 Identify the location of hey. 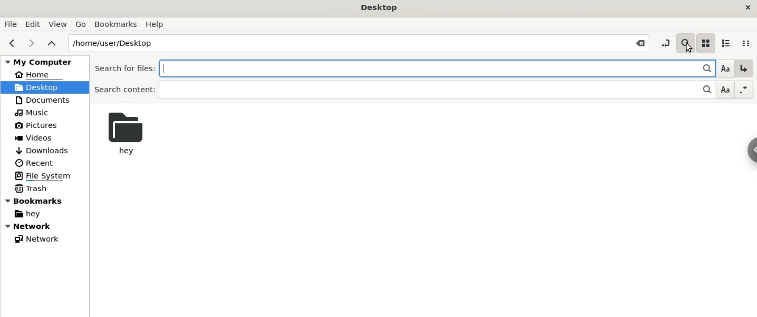
(128, 135).